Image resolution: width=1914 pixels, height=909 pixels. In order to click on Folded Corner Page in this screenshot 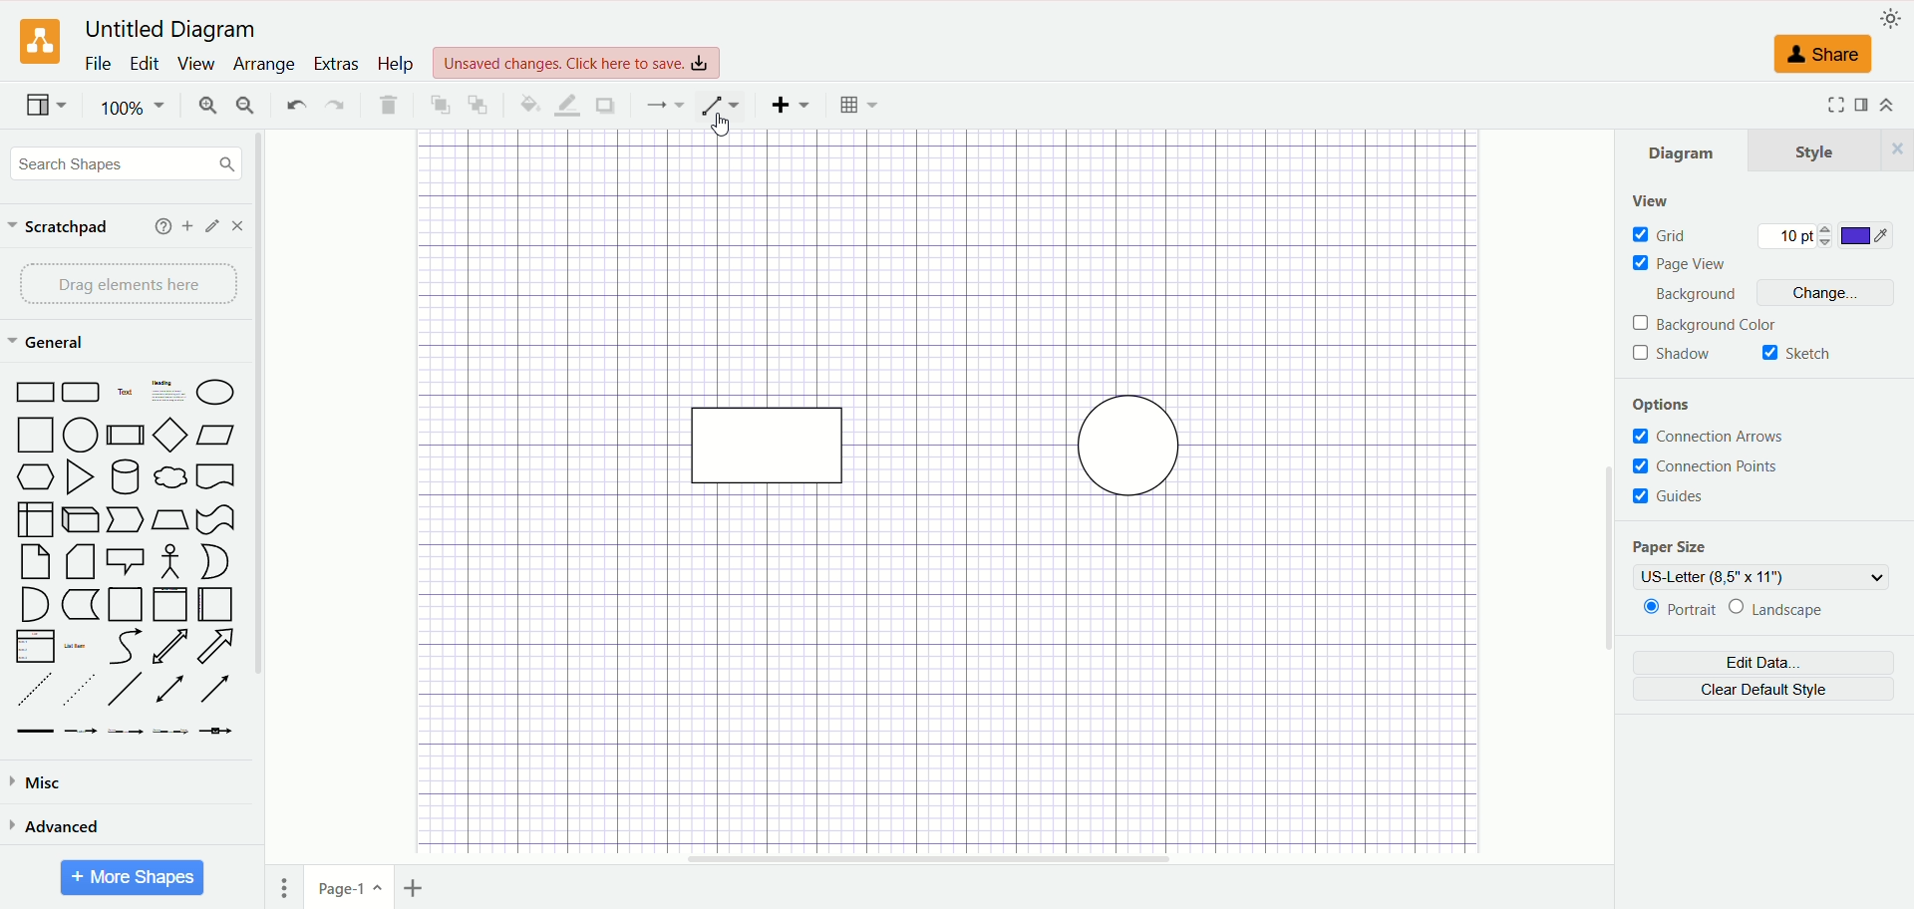, I will do `click(80, 561)`.